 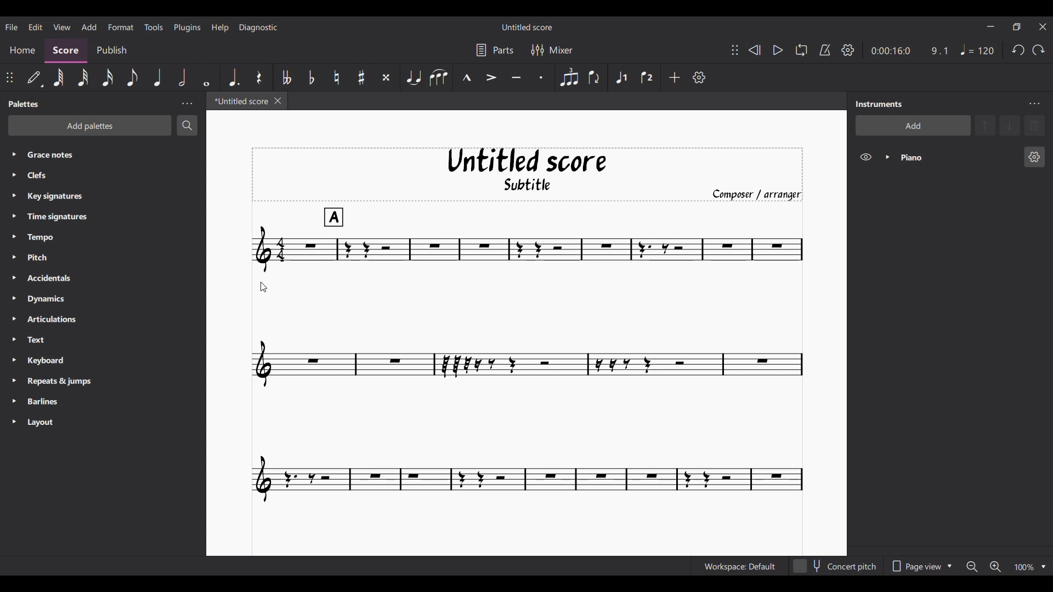 What do you see at coordinates (34, 77) in the screenshot?
I see `Default` at bounding box center [34, 77].